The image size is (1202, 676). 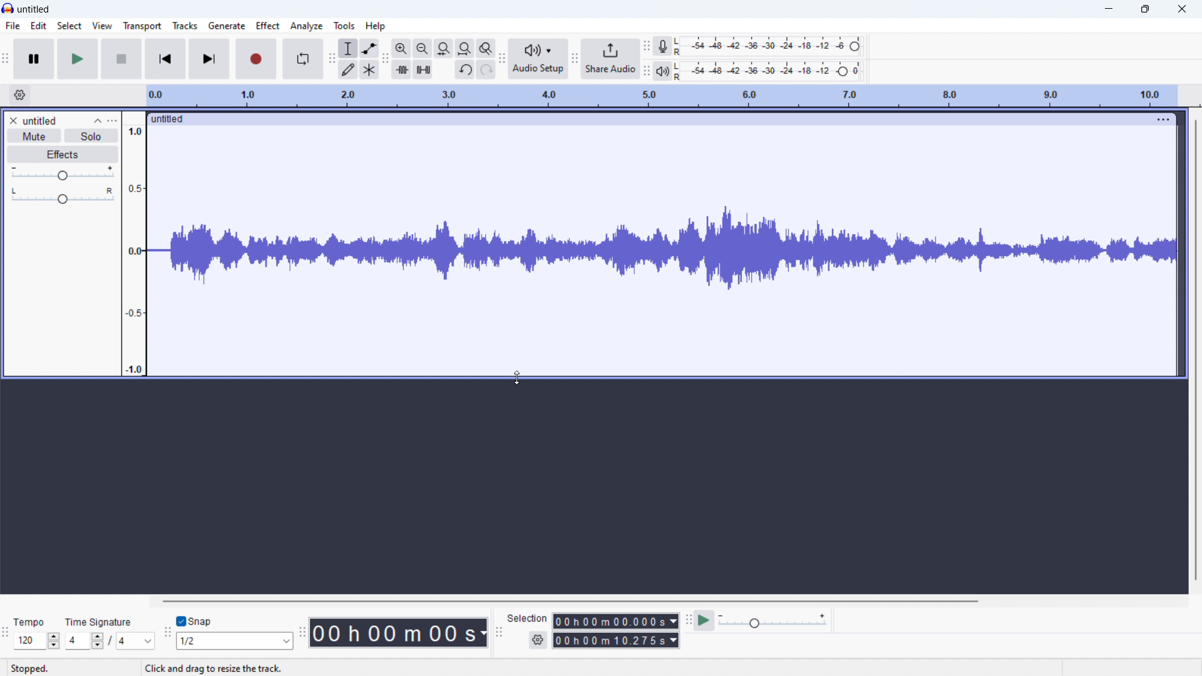 What do you see at coordinates (376, 26) in the screenshot?
I see `help` at bounding box center [376, 26].